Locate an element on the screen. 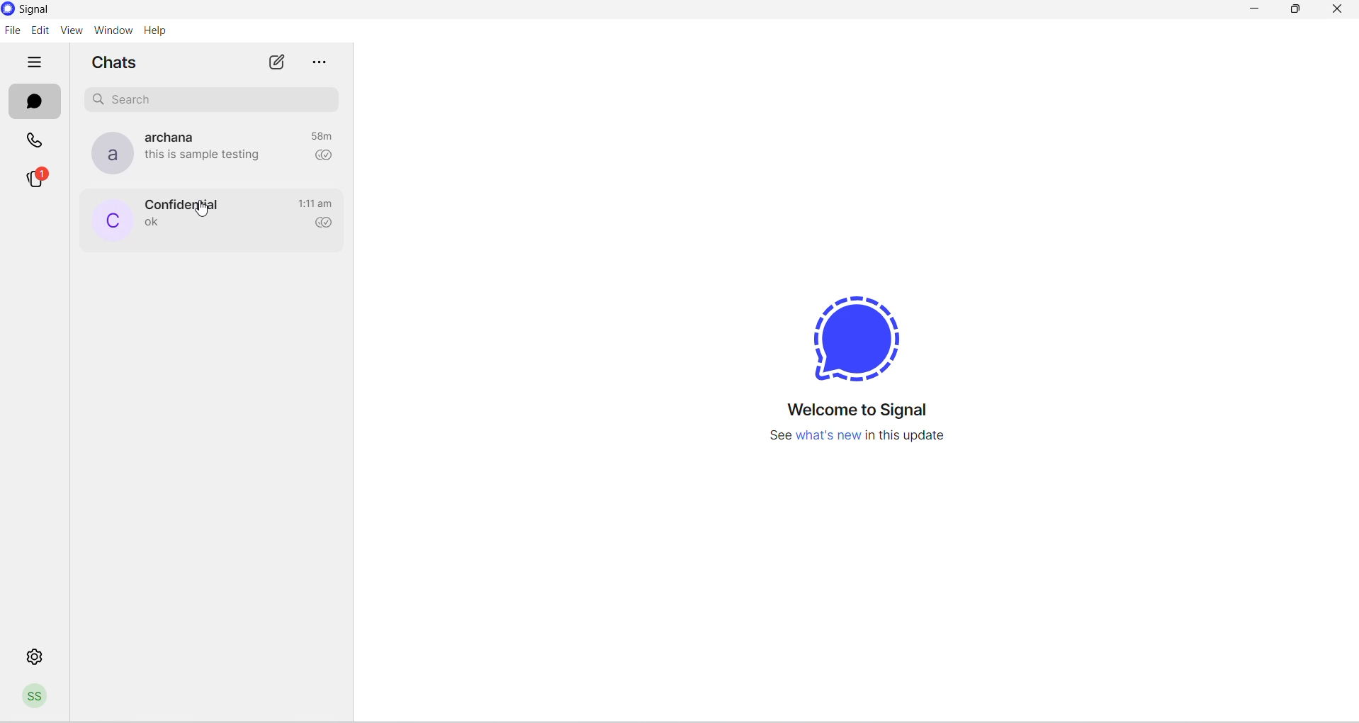  welcome text is located at coordinates (859, 413).